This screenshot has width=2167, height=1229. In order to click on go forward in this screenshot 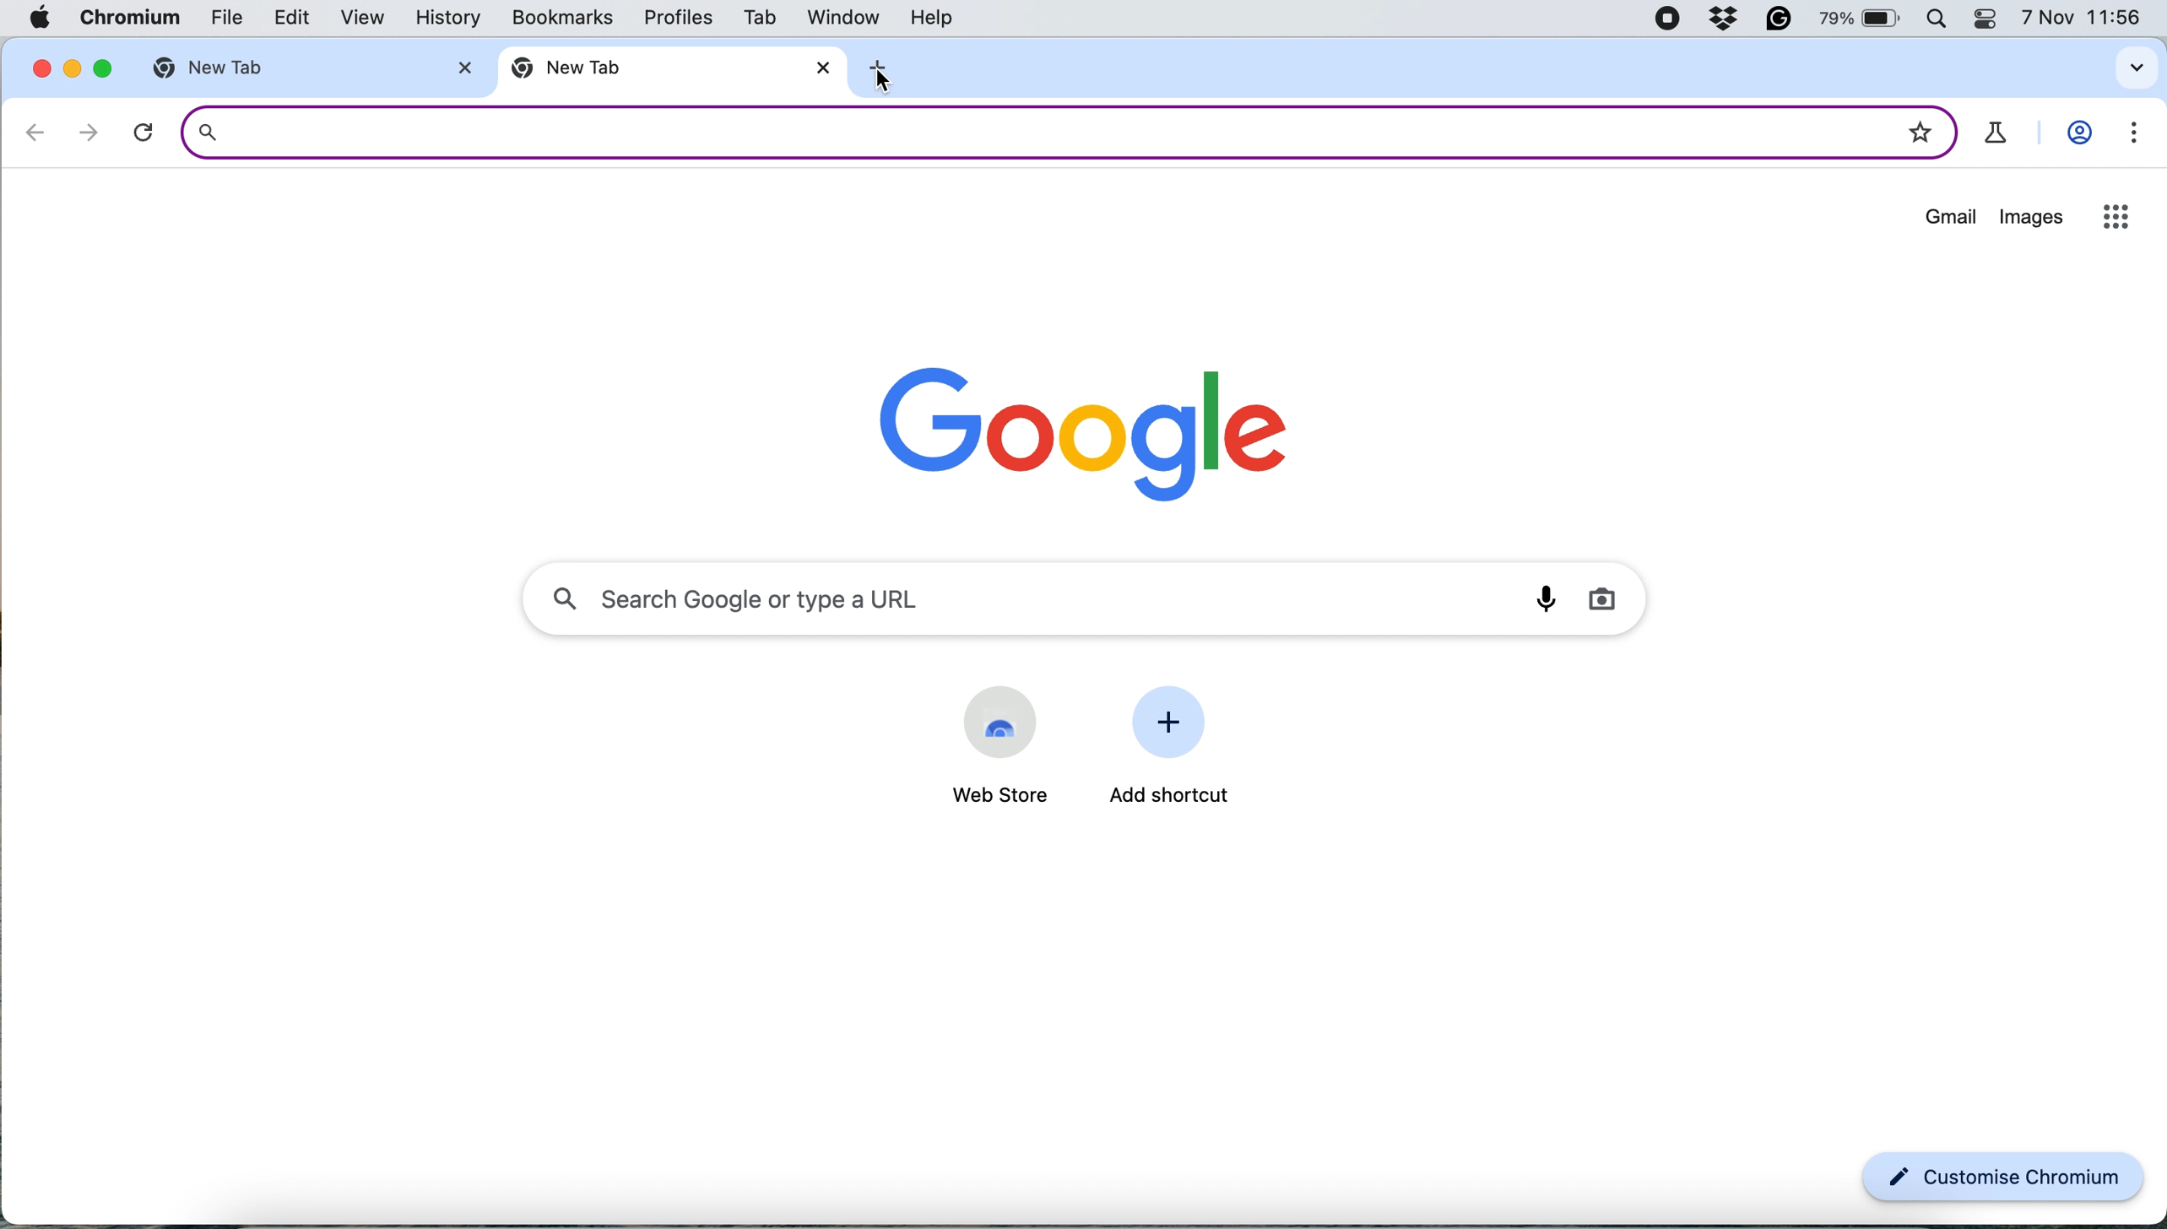, I will do `click(82, 132)`.